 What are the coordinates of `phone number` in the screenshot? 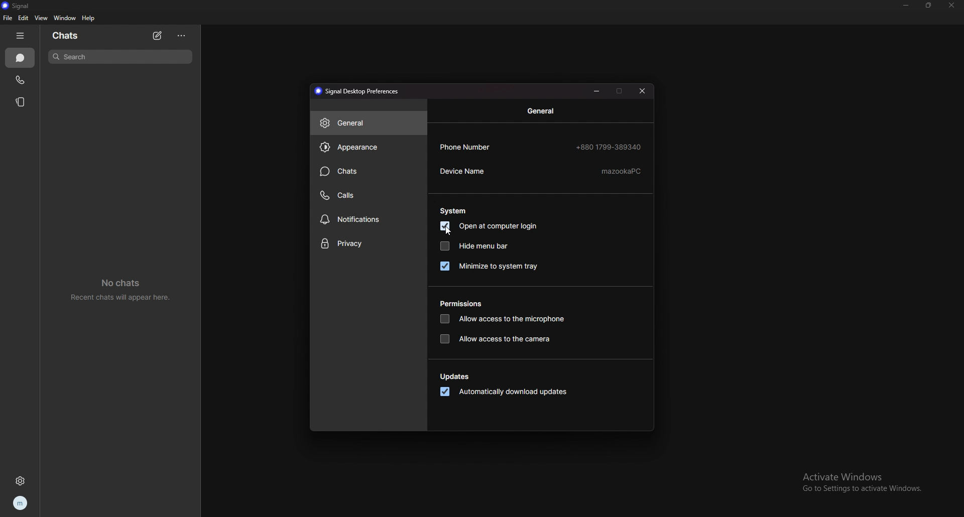 It's located at (541, 147).